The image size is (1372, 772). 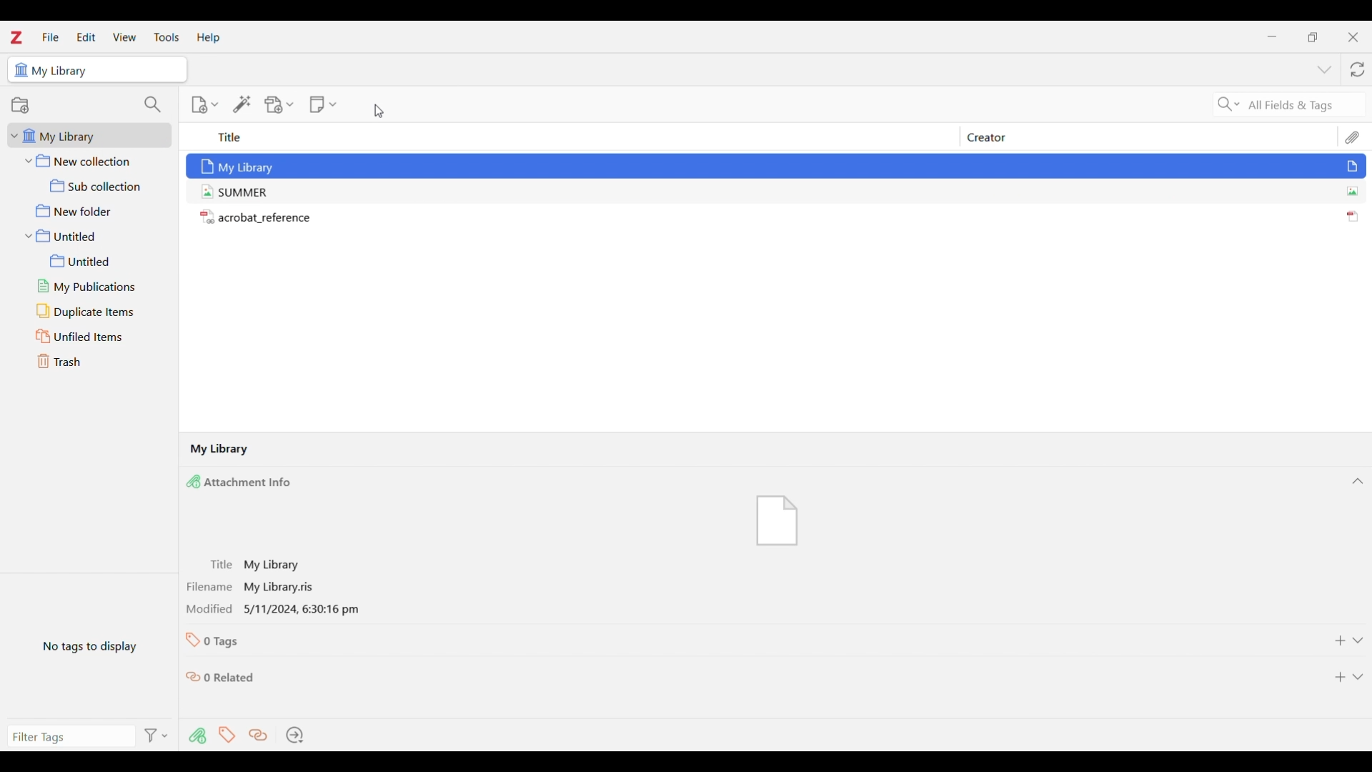 What do you see at coordinates (1357, 69) in the screenshot?
I see `Sync with zotero.org` at bounding box center [1357, 69].